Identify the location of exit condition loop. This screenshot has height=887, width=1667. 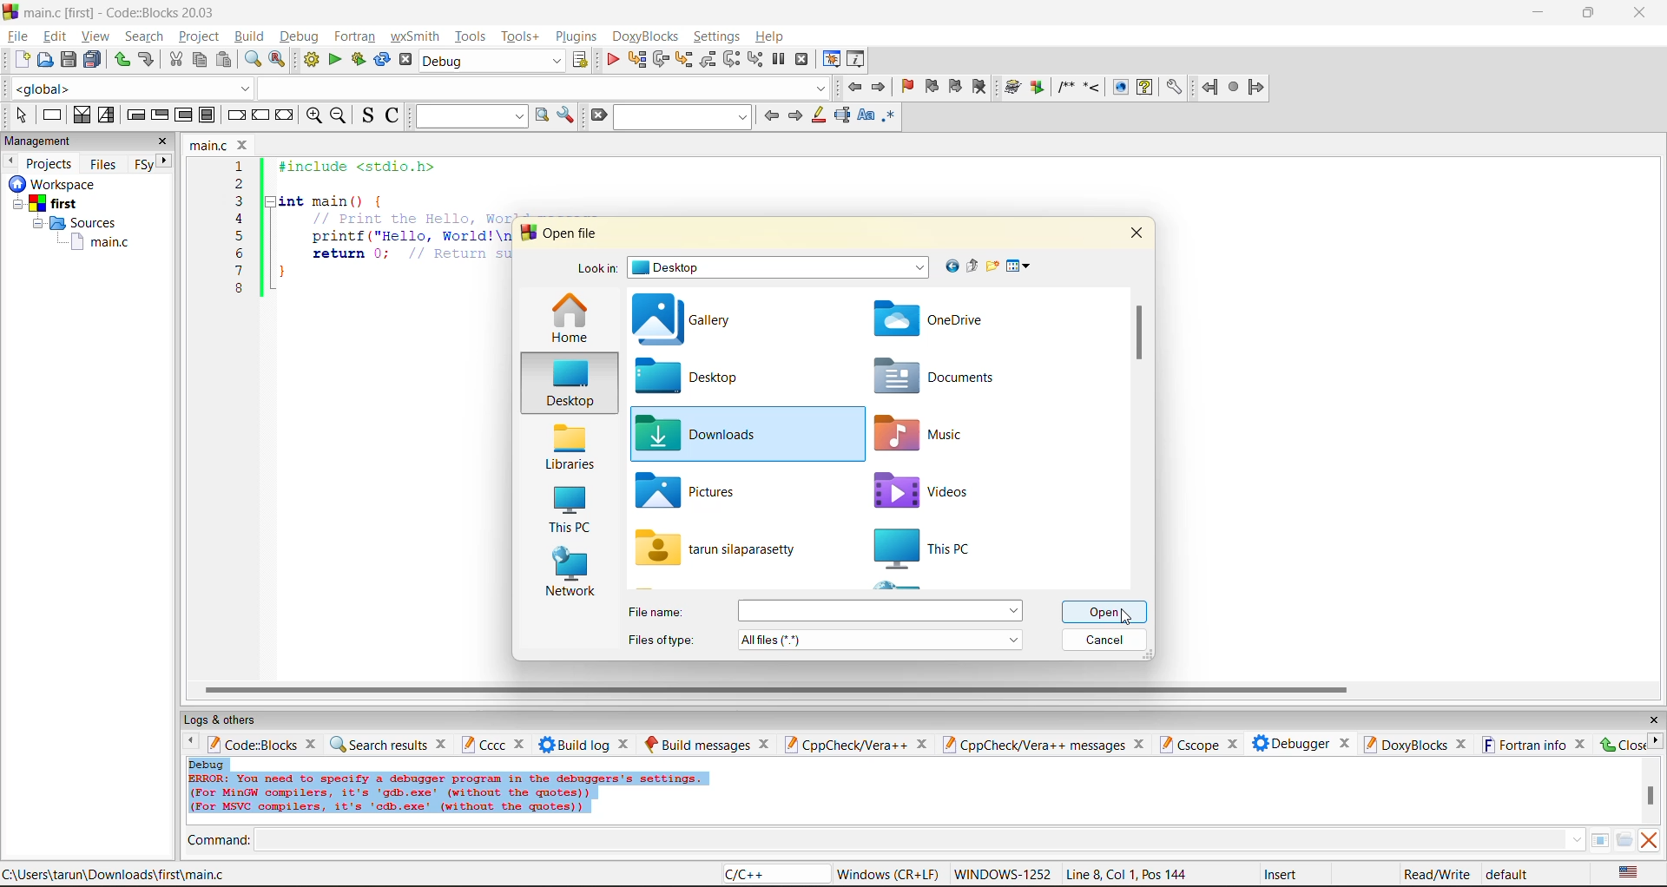
(160, 116).